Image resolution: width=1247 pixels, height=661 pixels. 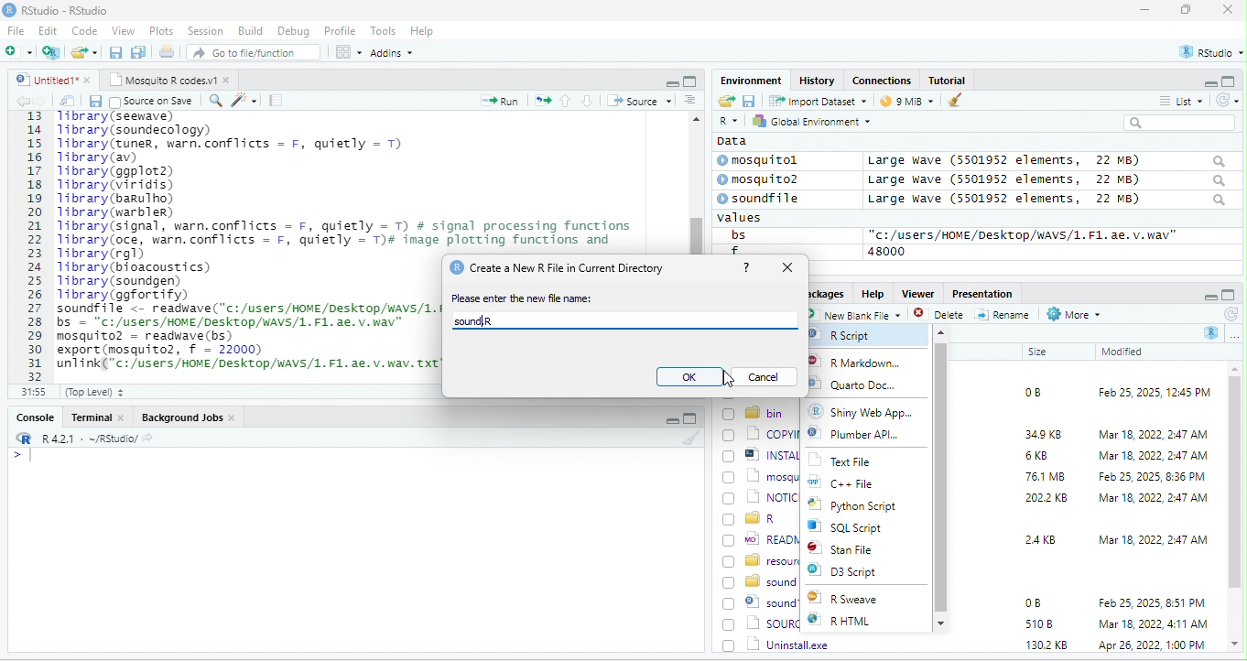 I want to click on cursor, so click(x=717, y=377).